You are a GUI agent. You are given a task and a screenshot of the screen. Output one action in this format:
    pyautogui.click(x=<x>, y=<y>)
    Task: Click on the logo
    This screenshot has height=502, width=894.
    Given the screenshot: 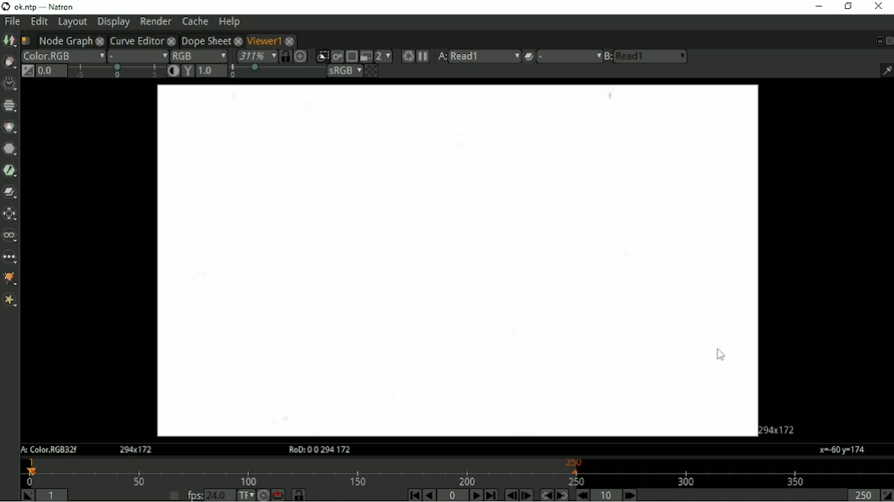 What is the action you would take?
    pyautogui.click(x=6, y=7)
    